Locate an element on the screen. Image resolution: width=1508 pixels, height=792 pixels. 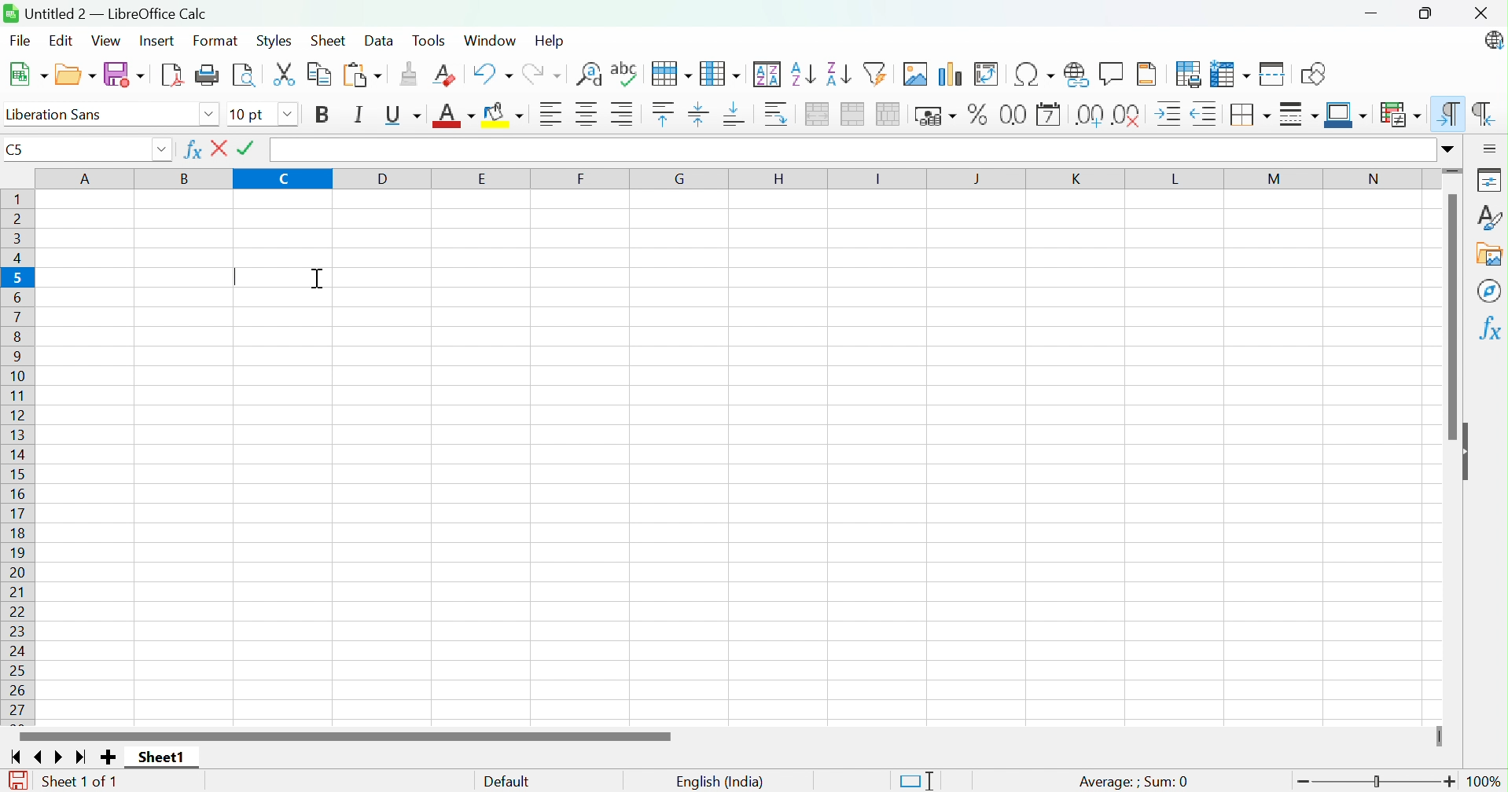
Name box is located at coordinates (72, 151).